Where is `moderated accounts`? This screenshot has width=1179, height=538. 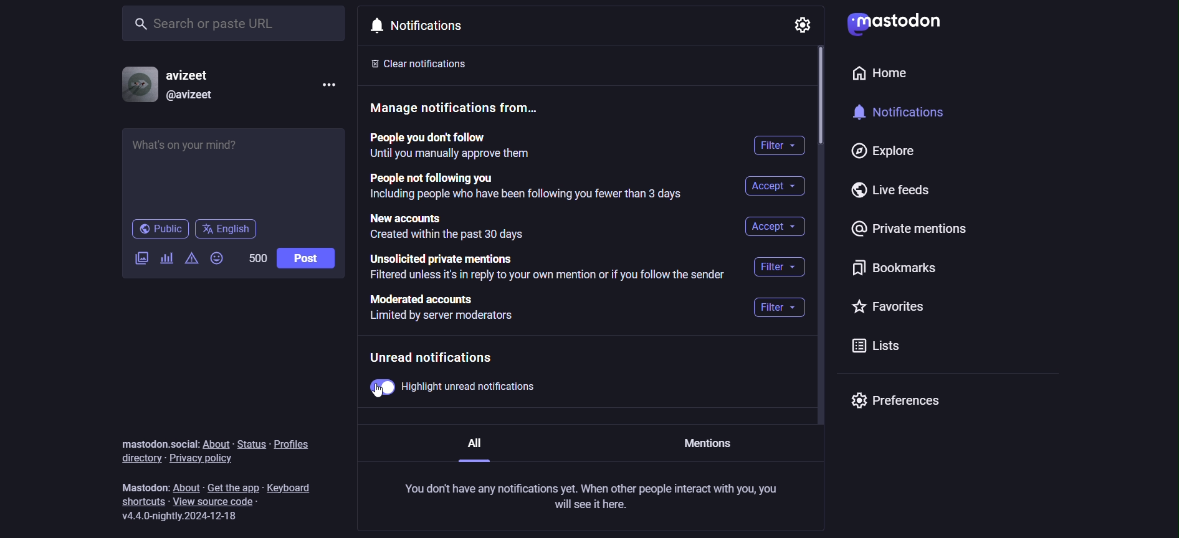 moderated accounts is located at coordinates (450, 312).